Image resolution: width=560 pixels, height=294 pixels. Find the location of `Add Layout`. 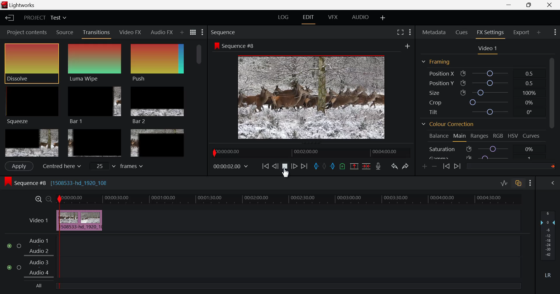

Add Layout is located at coordinates (383, 17).